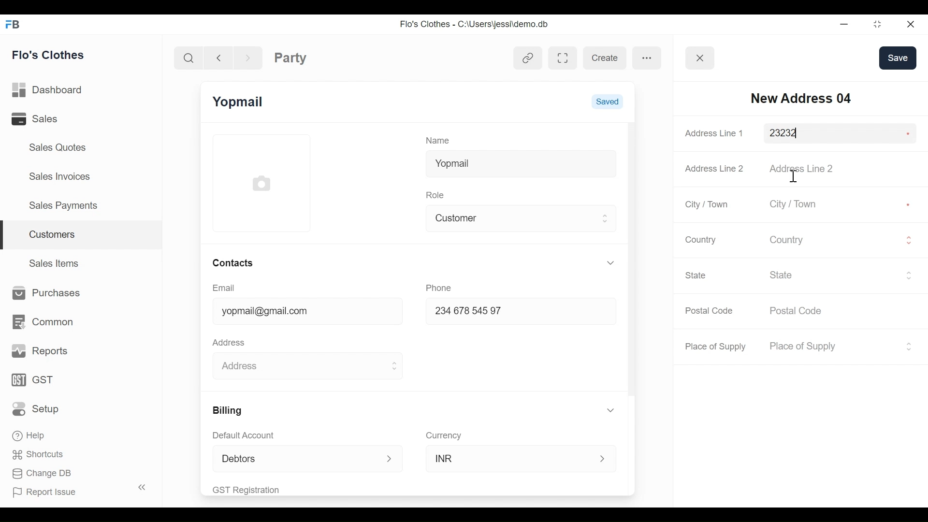 The height and width of the screenshot is (522, 928). What do you see at coordinates (50, 90) in the screenshot?
I see `Dashboard` at bounding box center [50, 90].